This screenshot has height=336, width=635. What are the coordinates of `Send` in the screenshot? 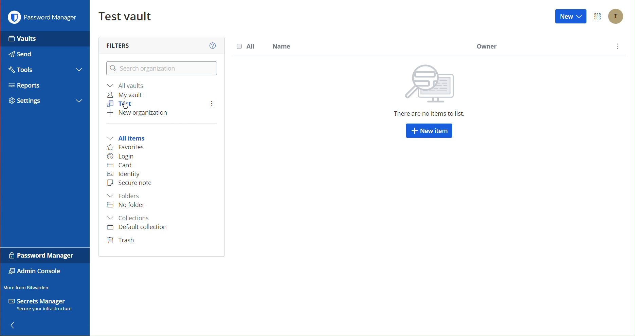 It's located at (23, 55).